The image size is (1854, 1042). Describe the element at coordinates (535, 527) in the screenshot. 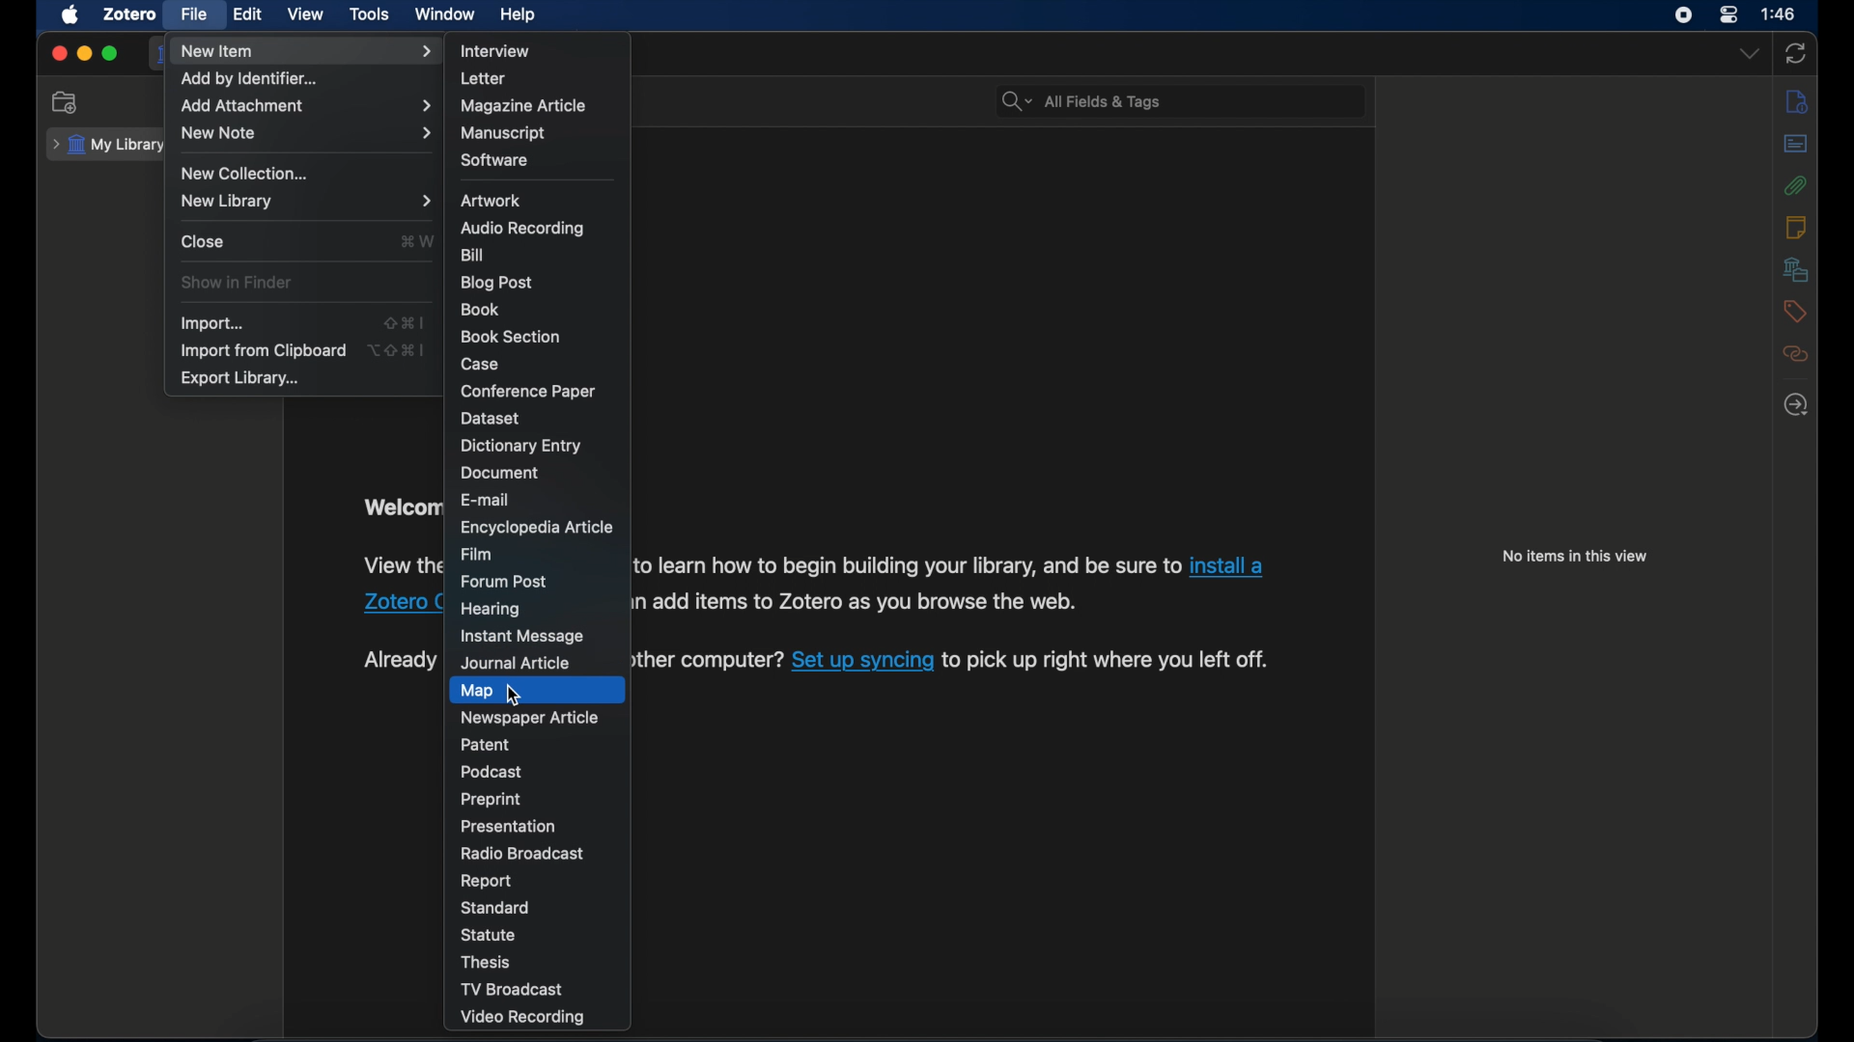

I see `encyclopedia article` at that location.